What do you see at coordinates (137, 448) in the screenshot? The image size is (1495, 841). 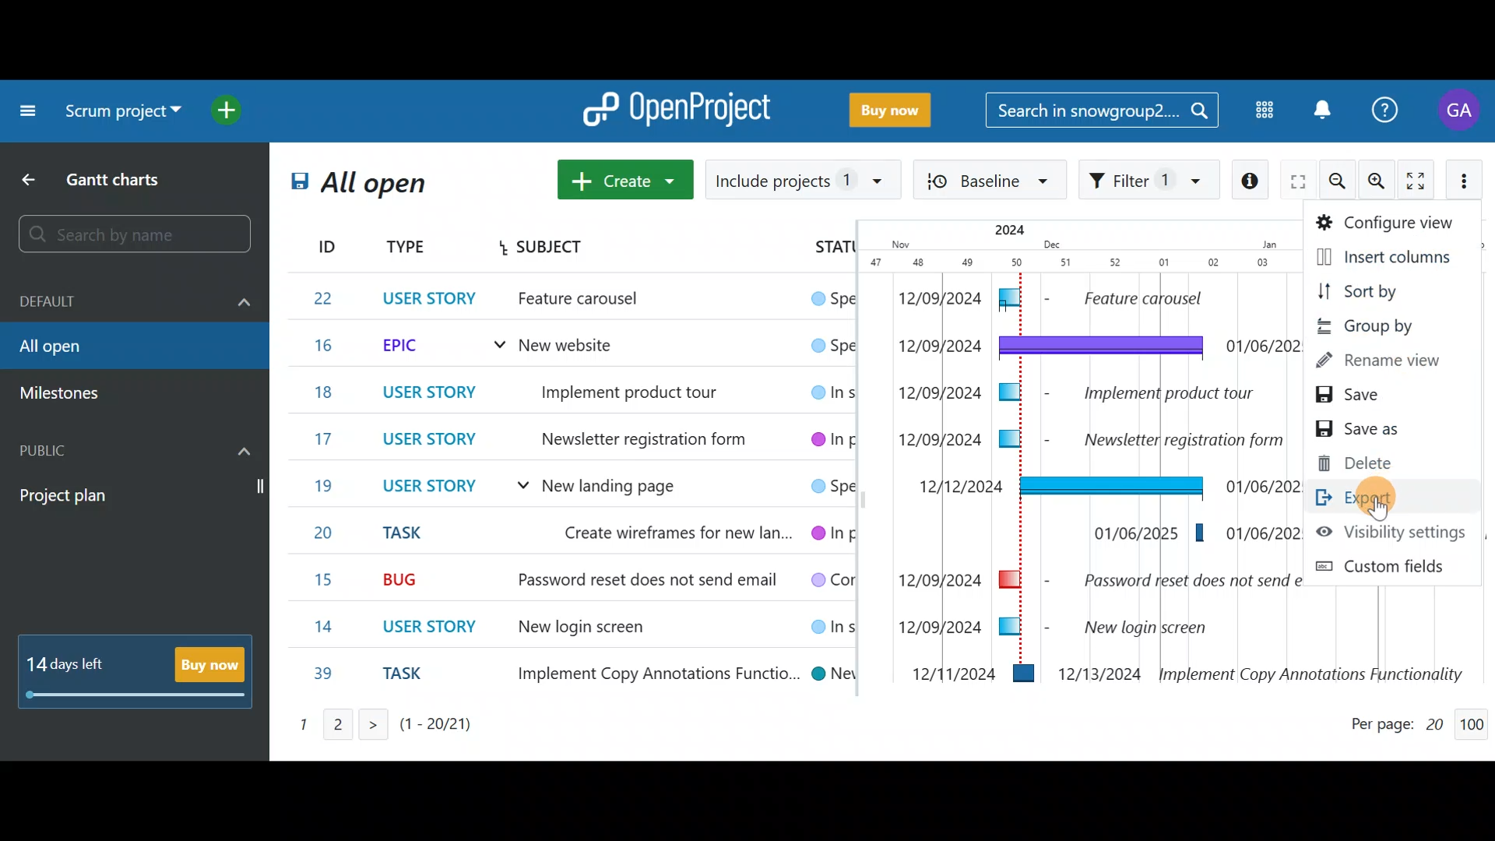 I see `Public` at bounding box center [137, 448].